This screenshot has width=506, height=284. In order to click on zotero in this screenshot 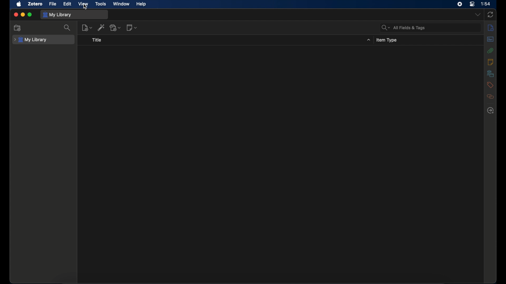, I will do `click(35, 4)`.